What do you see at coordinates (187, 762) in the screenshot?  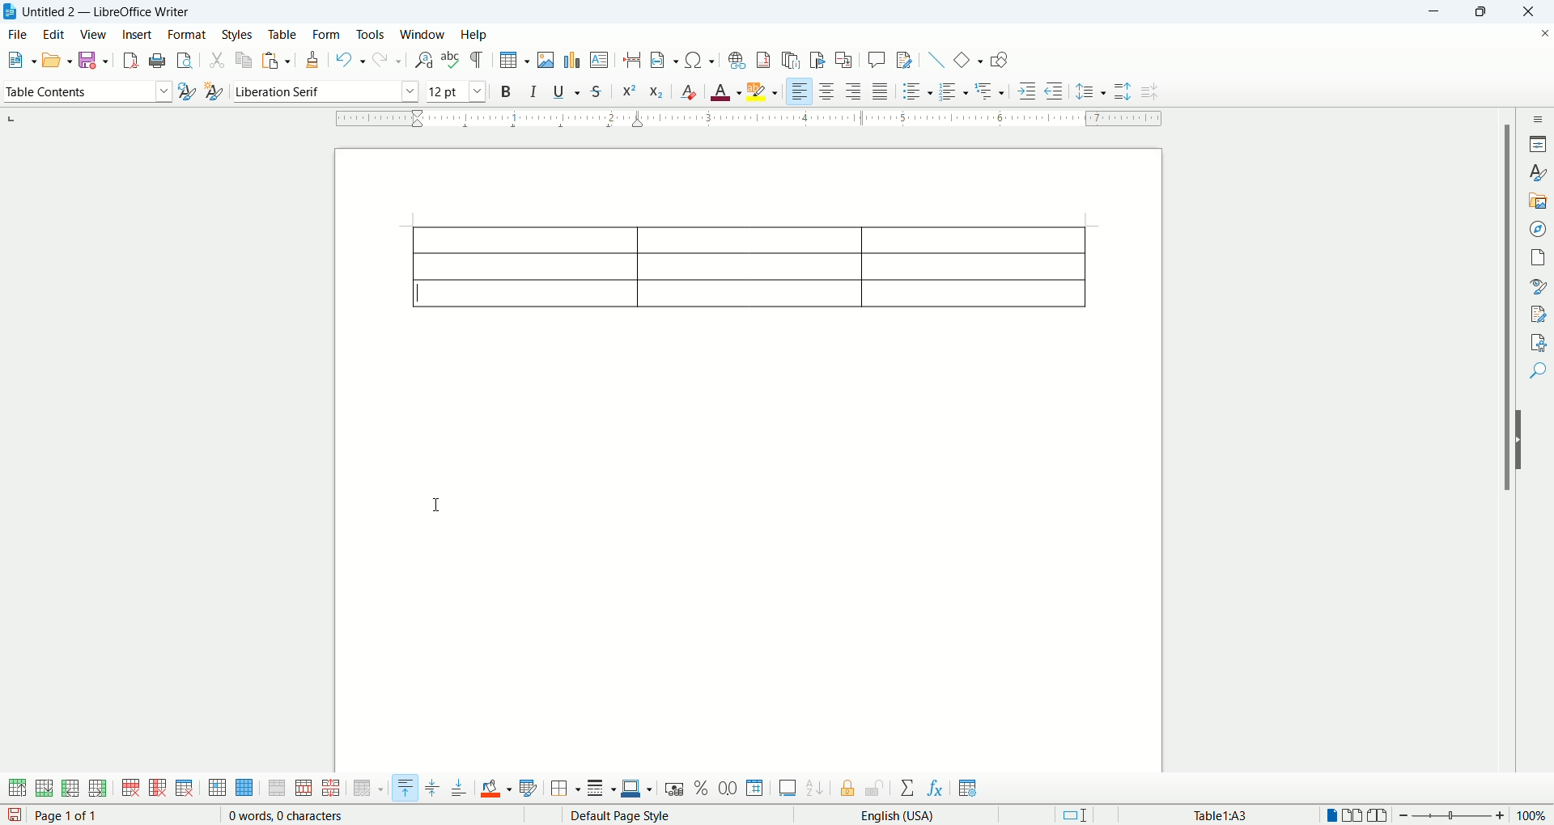 I see `delete selected rows` at bounding box center [187, 762].